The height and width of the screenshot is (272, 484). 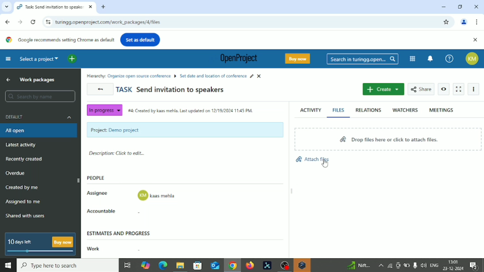 What do you see at coordinates (118, 154) in the screenshot?
I see `Description` at bounding box center [118, 154].